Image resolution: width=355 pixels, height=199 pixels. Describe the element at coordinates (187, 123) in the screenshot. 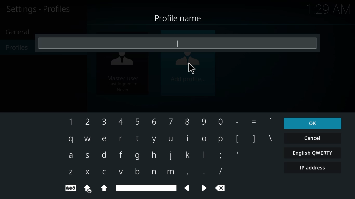

I see `8` at that location.